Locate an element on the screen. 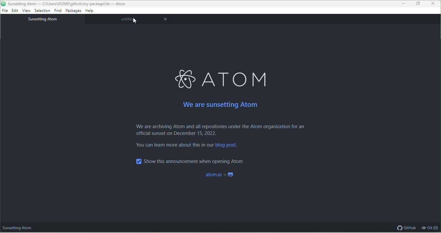  edit is located at coordinates (15, 11).